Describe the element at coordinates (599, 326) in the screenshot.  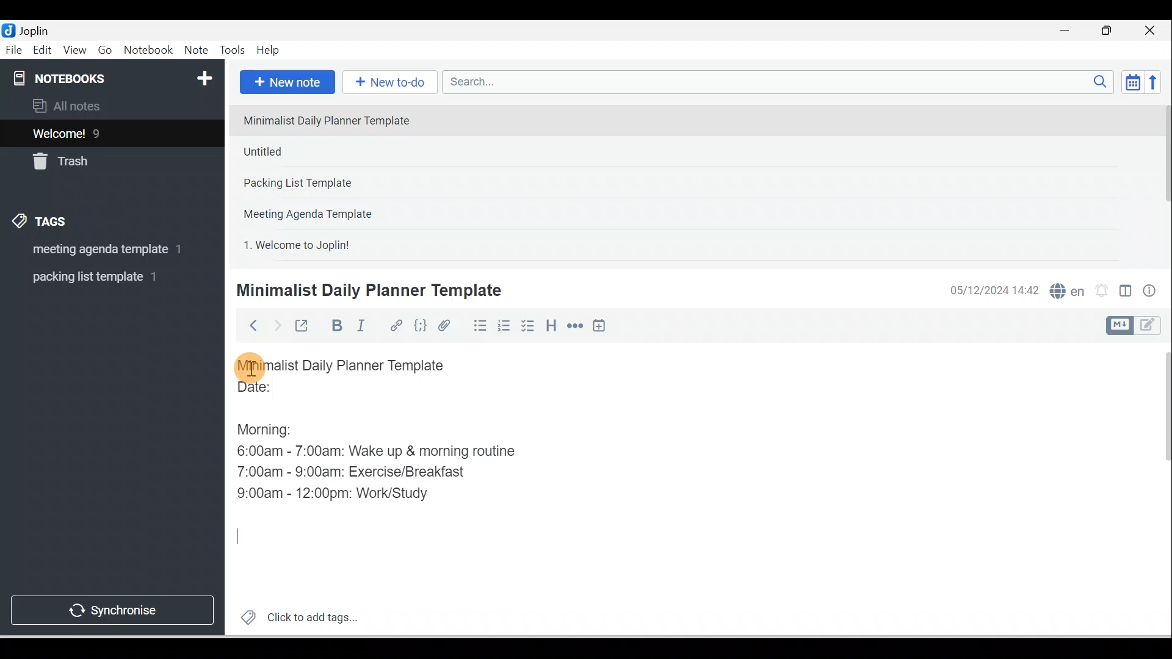
I see `Insert time` at that location.